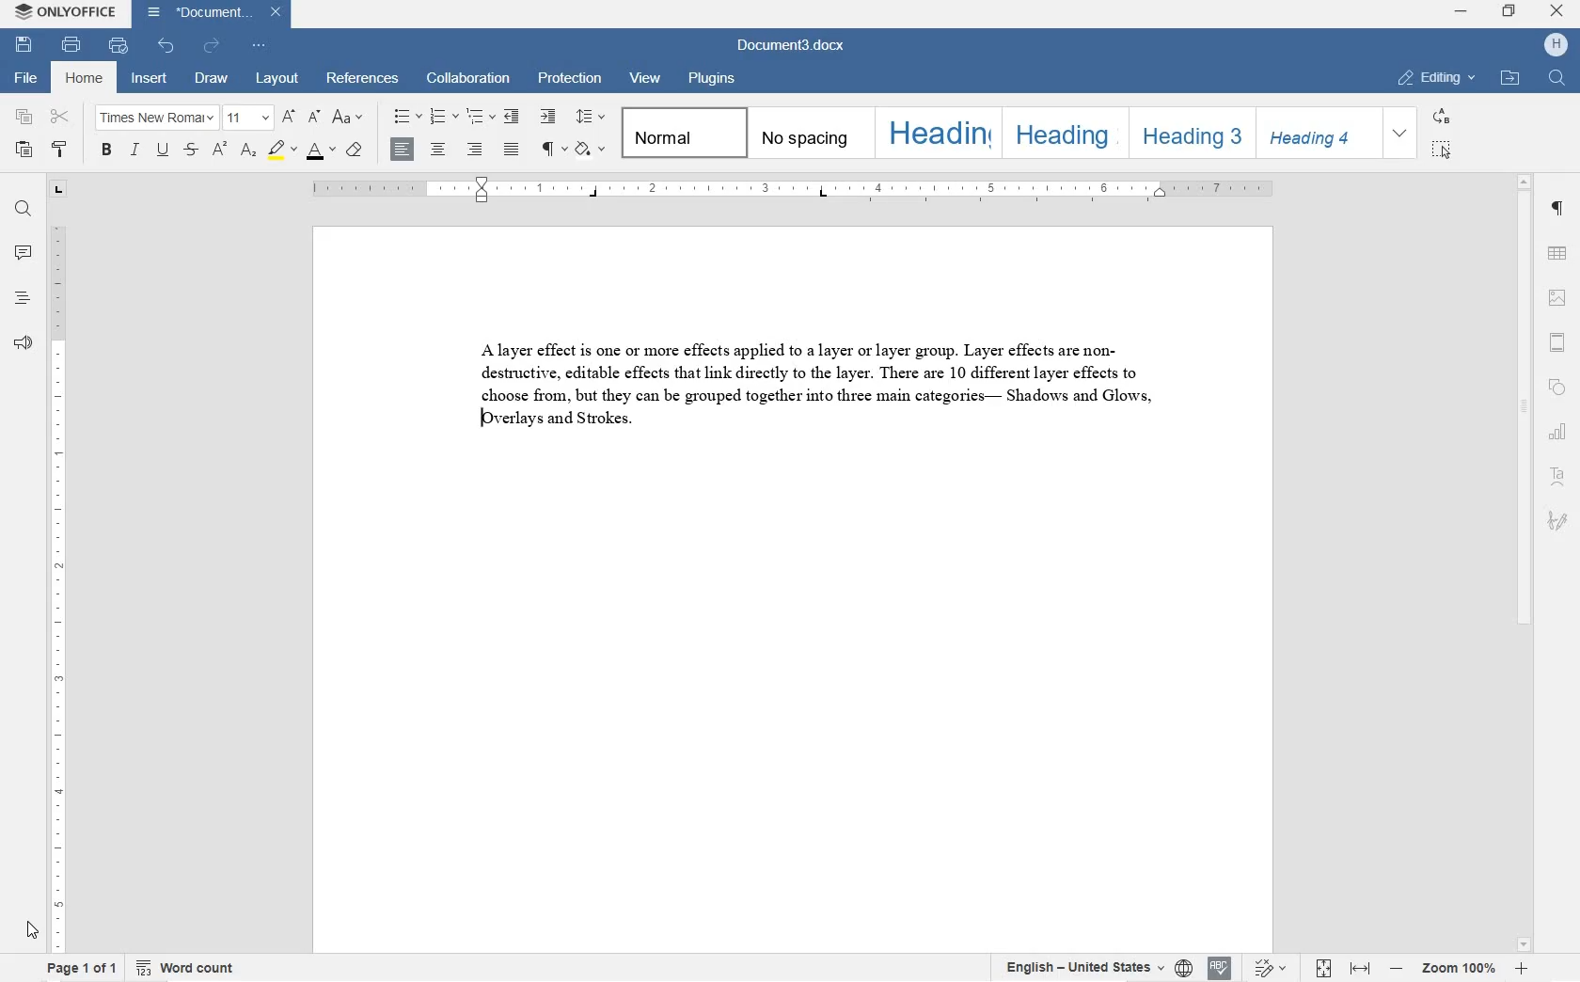 The width and height of the screenshot is (1580, 982). What do you see at coordinates (61, 149) in the screenshot?
I see `COPY STYLE` at bounding box center [61, 149].